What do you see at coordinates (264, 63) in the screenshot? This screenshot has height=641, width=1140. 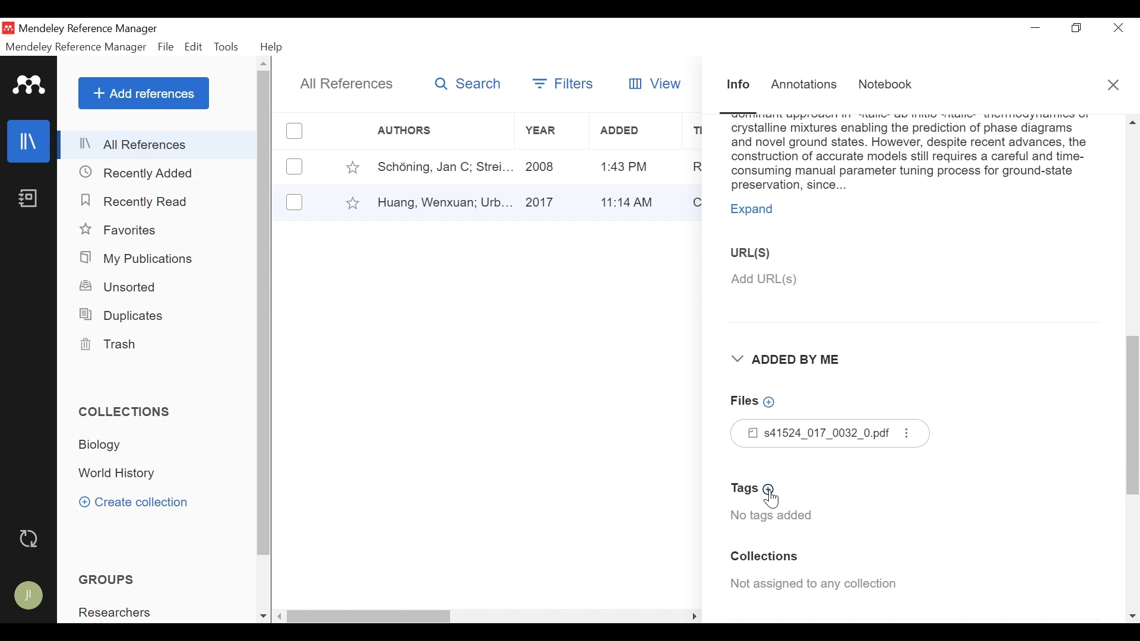 I see `Scroll up` at bounding box center [264, 63].